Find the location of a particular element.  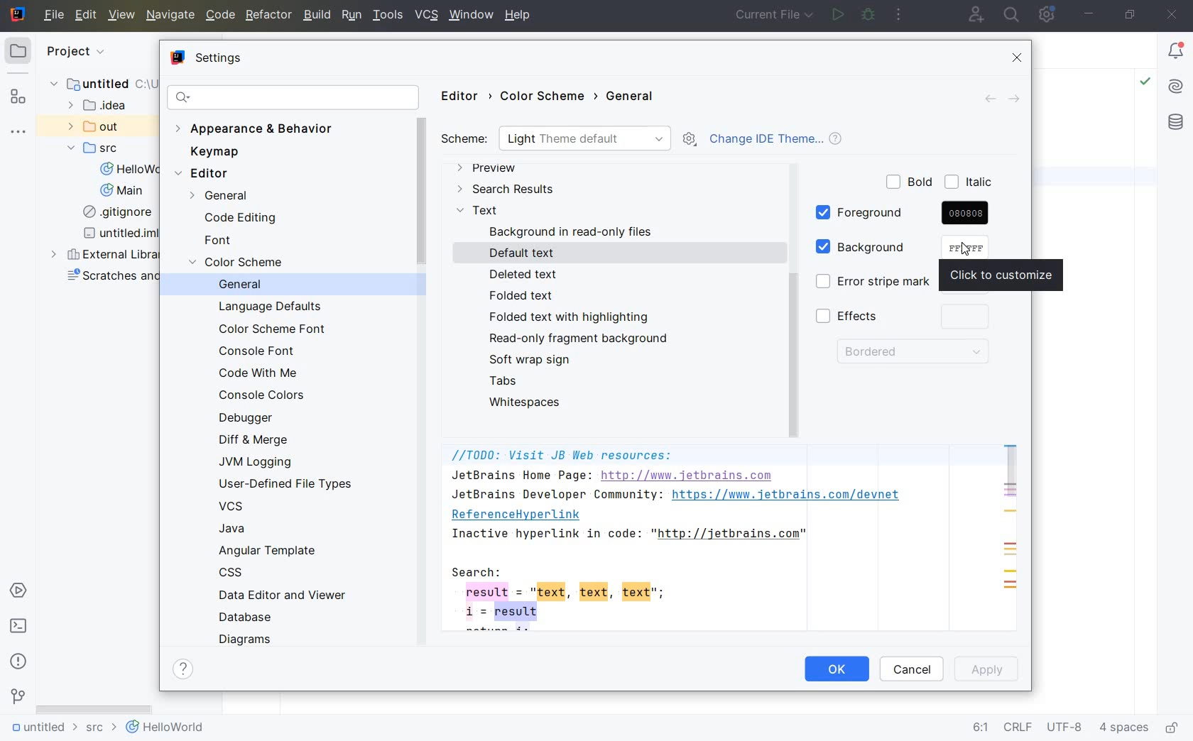

SEARCH RESULTS is located at coordinates (506, 190).